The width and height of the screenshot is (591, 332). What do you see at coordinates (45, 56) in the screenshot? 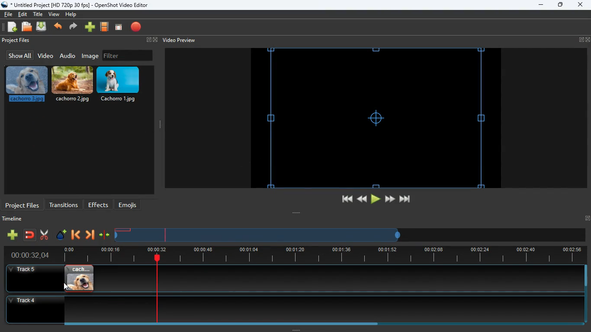
I see `video` at bounding box center [45, 56].